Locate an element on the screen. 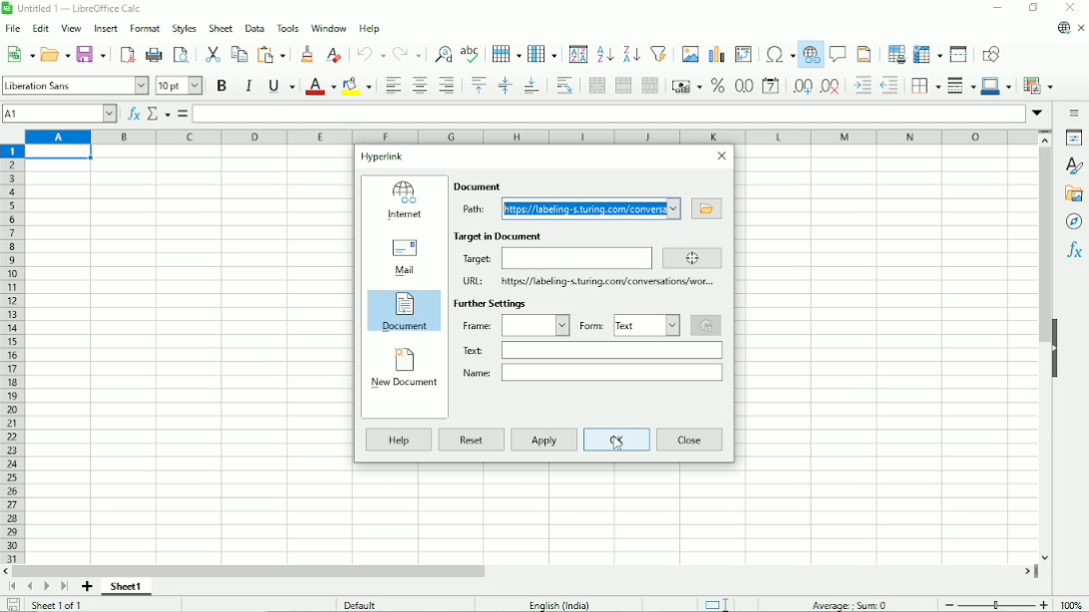  Align right is located at coordinates (446, 85).